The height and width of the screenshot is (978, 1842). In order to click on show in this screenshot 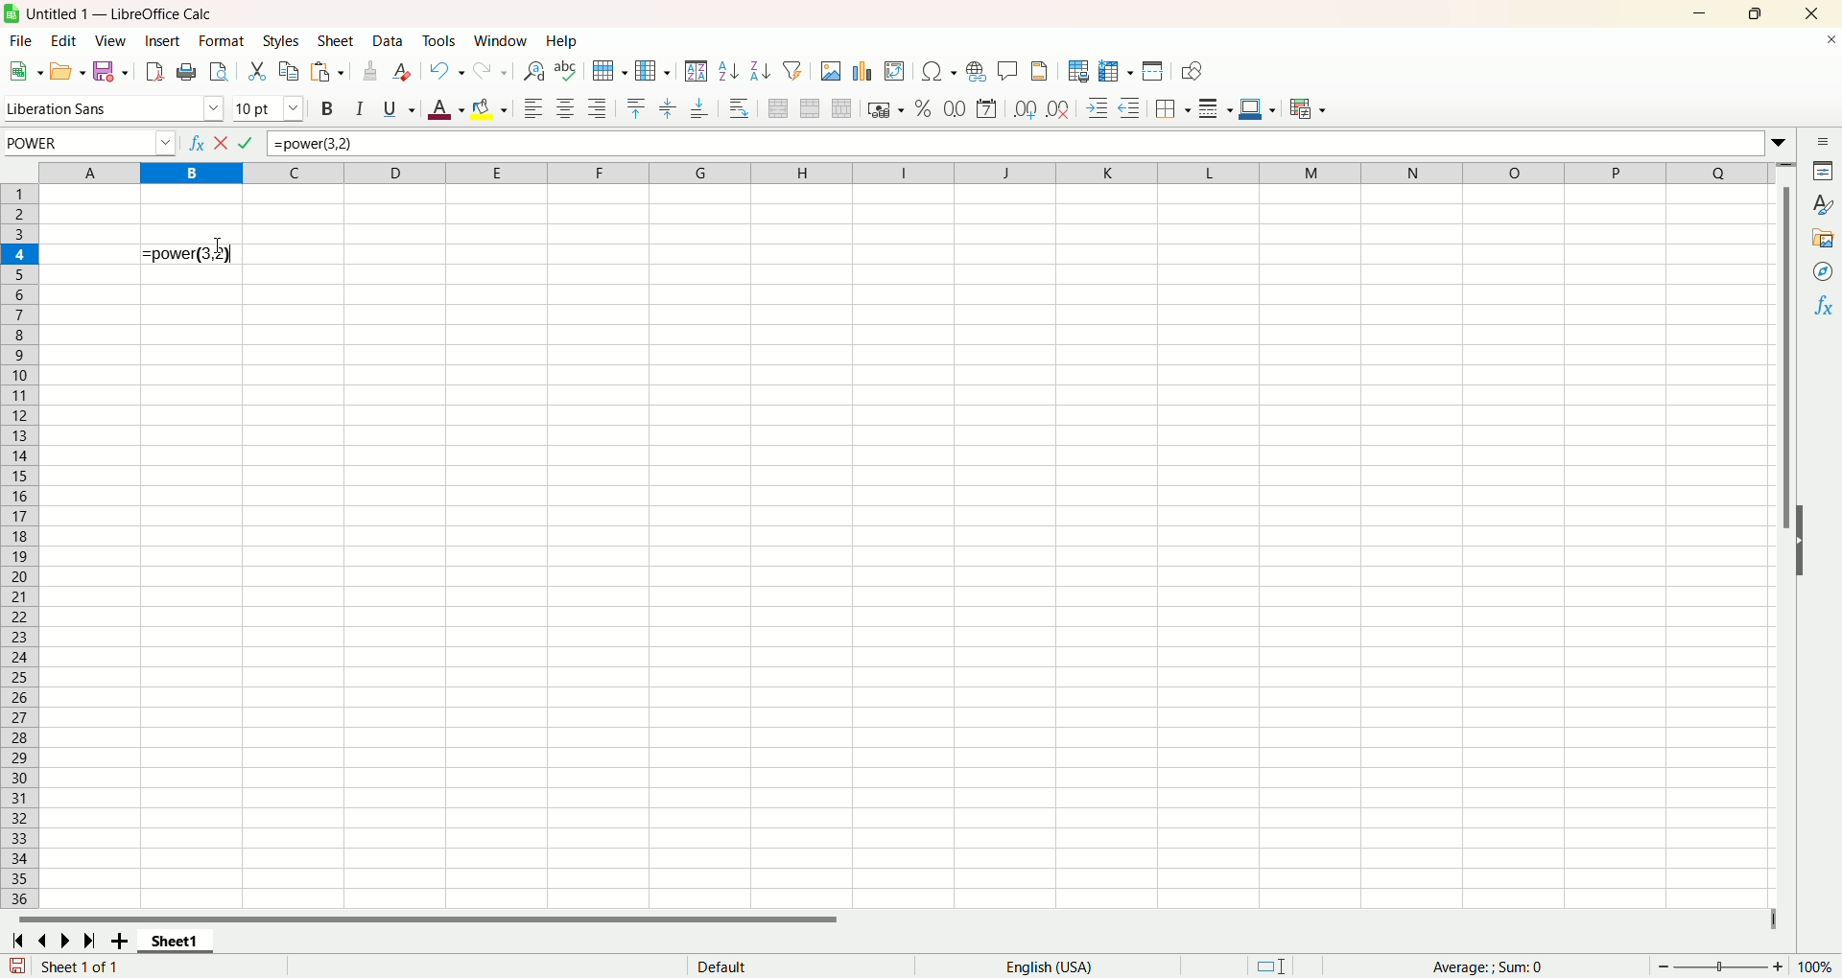, I will do `click(1809, 539)`.